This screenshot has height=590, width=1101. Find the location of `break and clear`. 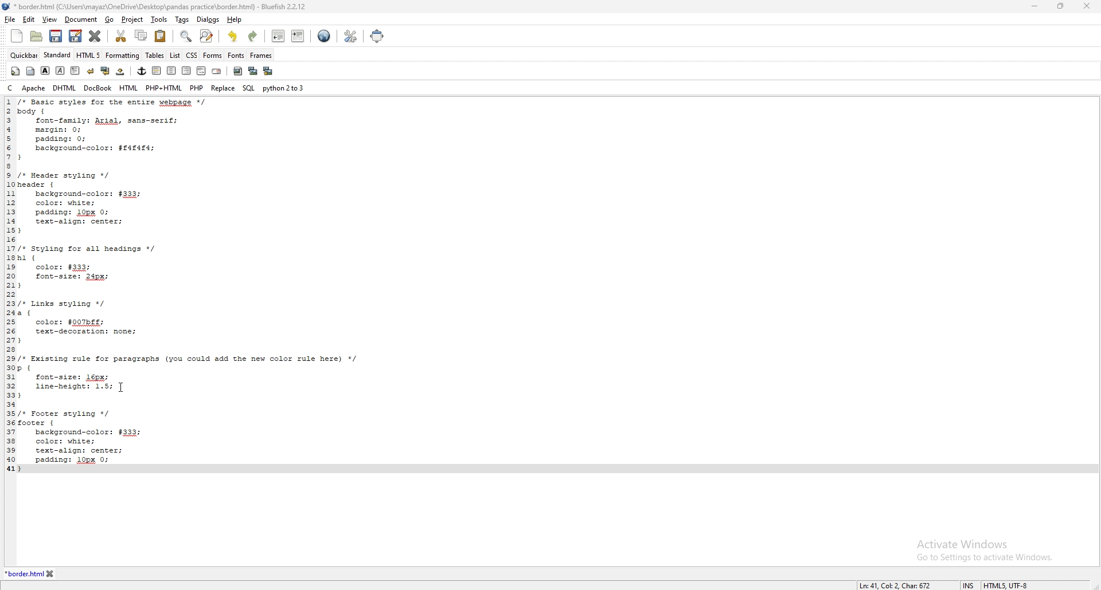

break and clear is located at coordinates (106, 70).